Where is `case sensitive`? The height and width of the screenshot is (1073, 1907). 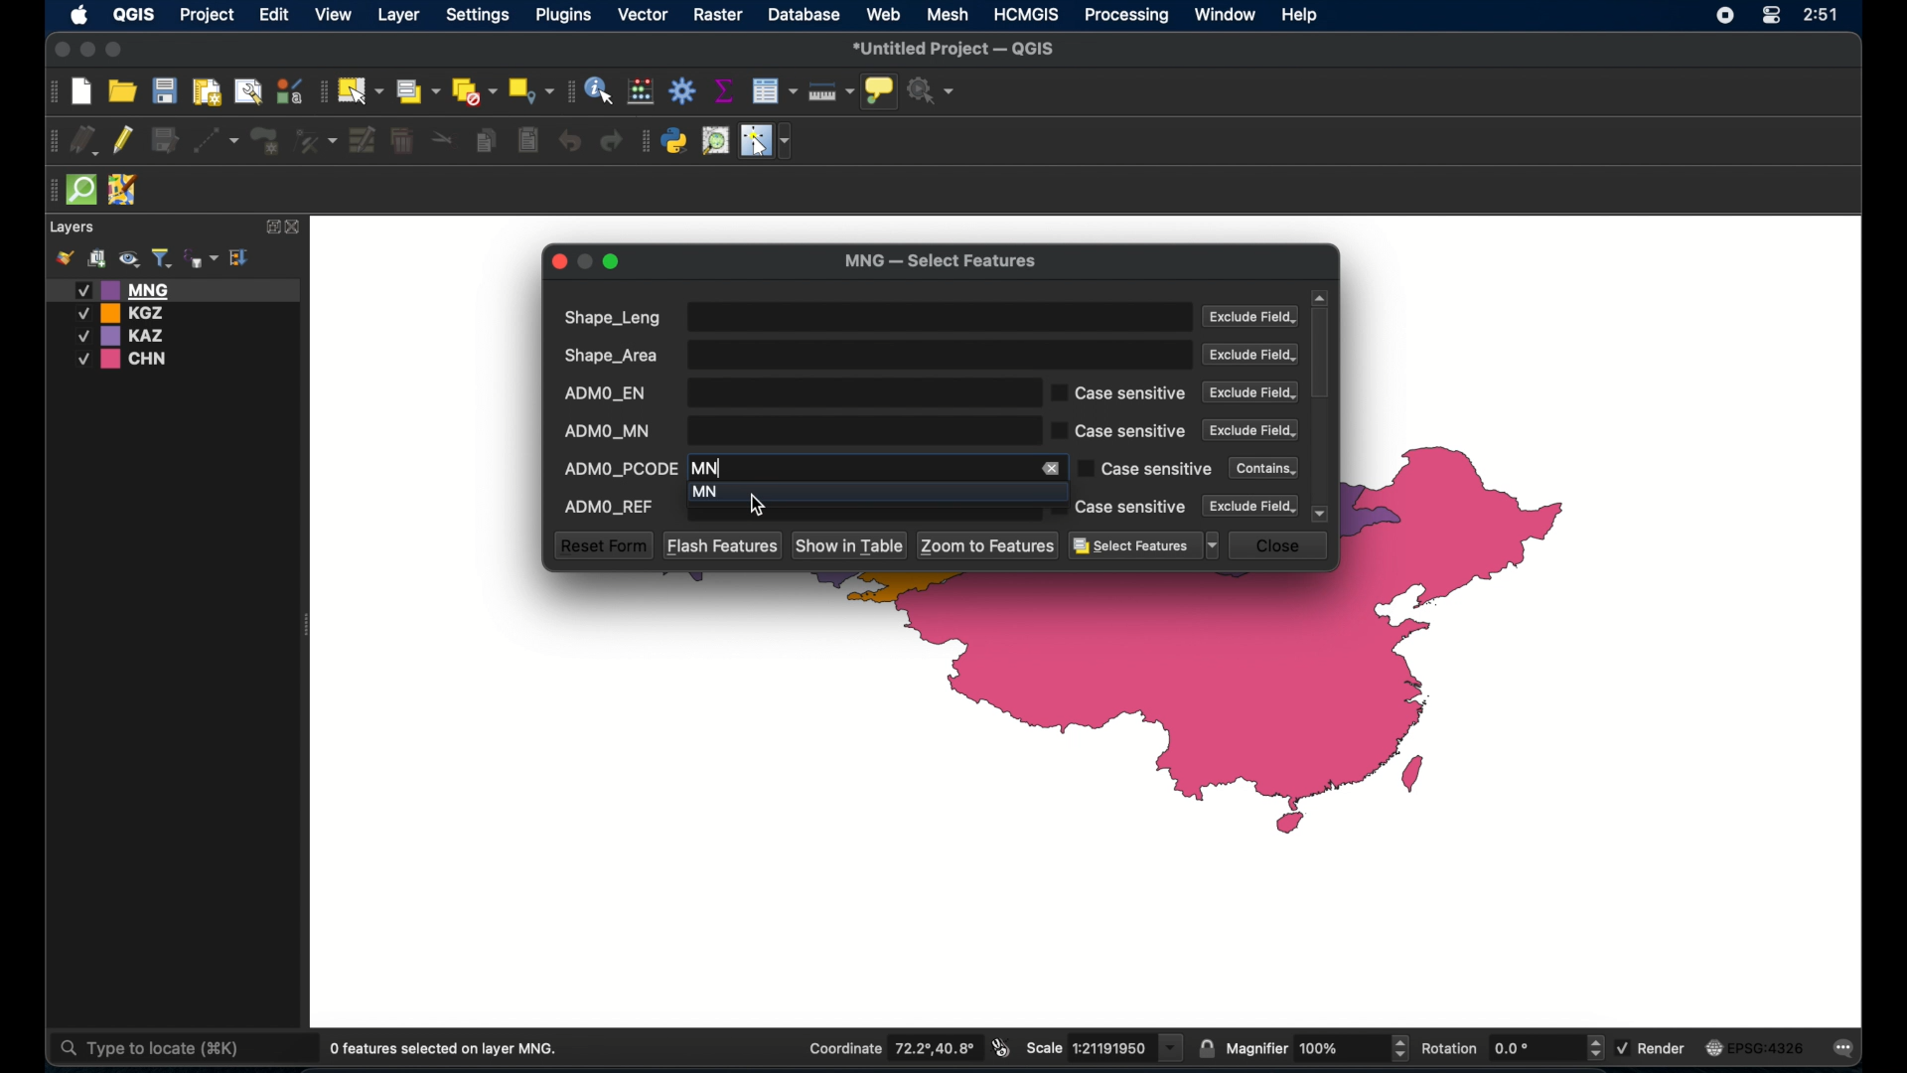 case sensitive is located at coordinates (1119, 507).